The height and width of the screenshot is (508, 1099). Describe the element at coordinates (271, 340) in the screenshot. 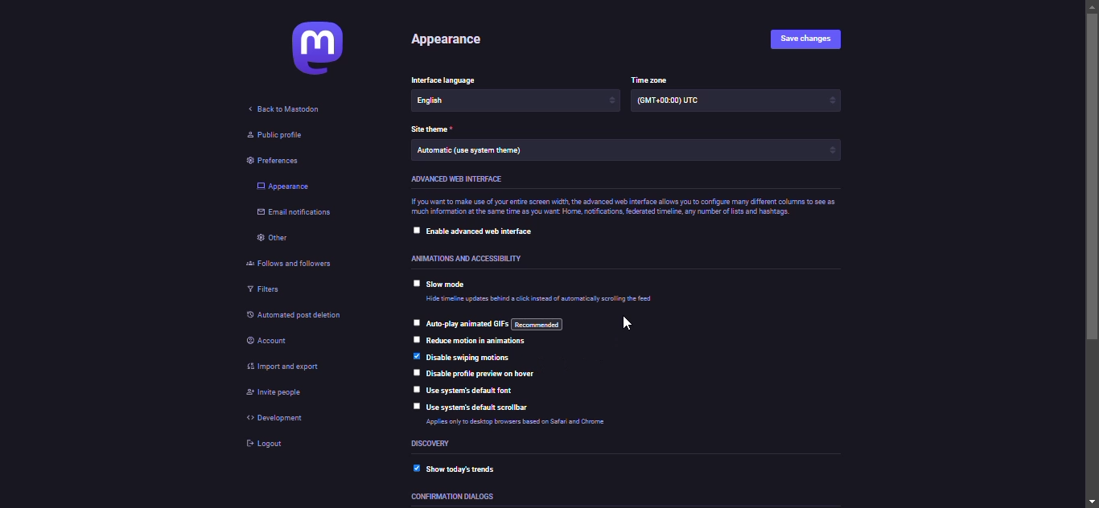

I see `account` at that location.